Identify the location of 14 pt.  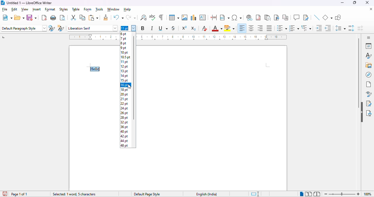
(124, 76).